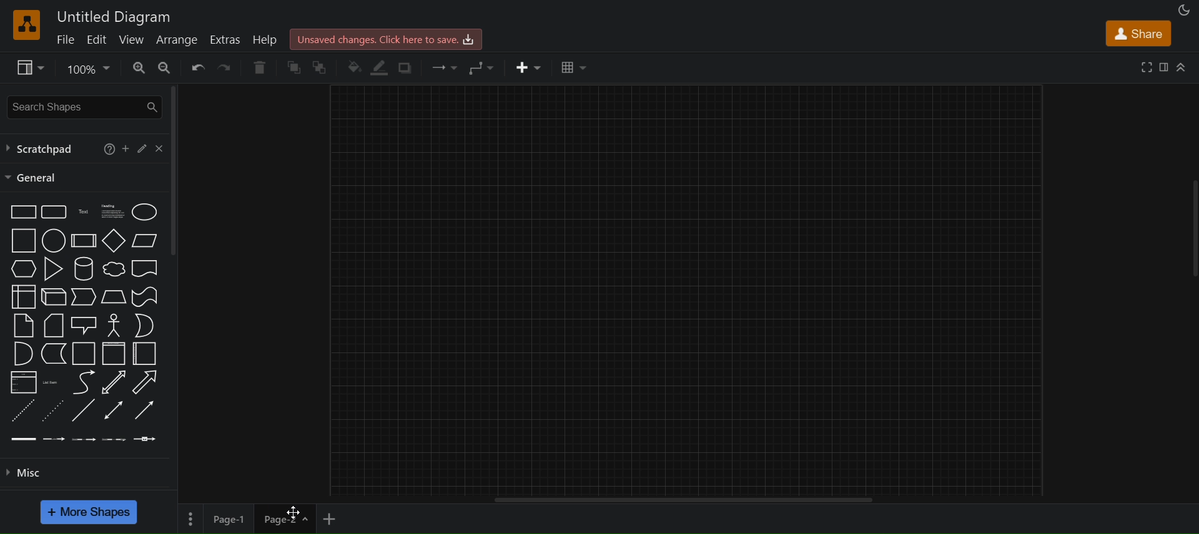 The height and width of the screenshot is (534, 1199). Describe the element at coordinates (145, 211) in the screenshot. I see `ellipse` at that location.